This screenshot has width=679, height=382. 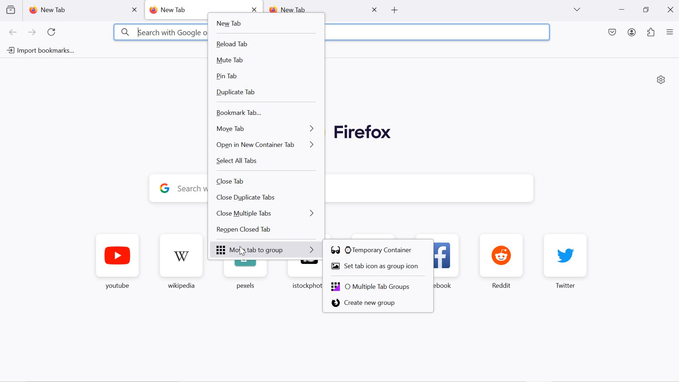 What do you see at coordinates (165, 187) in the screenshot?
I see `google logo` at bounding box center [165, 187].